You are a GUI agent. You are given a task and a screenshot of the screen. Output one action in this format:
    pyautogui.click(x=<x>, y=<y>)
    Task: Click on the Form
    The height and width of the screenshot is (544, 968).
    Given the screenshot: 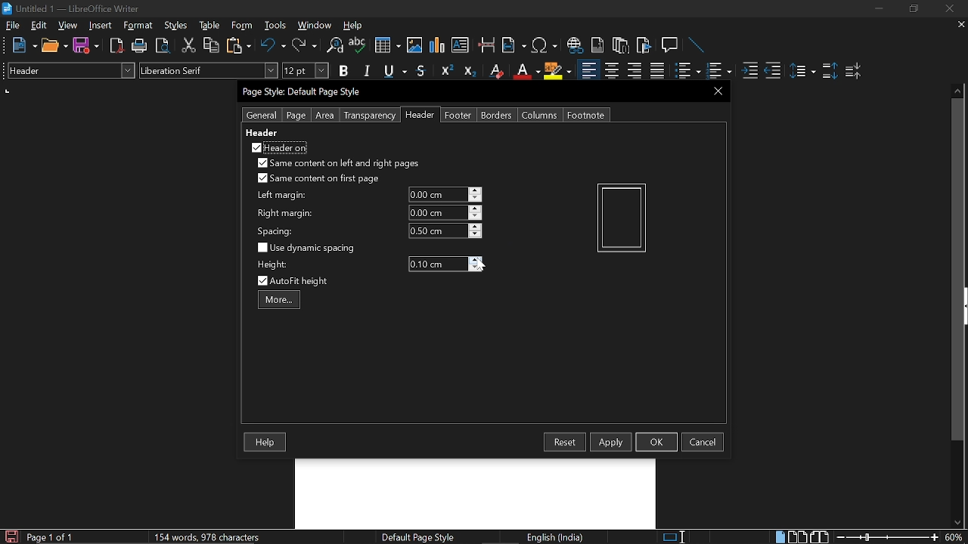 What is the action you would take?
    pyautogui.click(x=243, y=26)
    